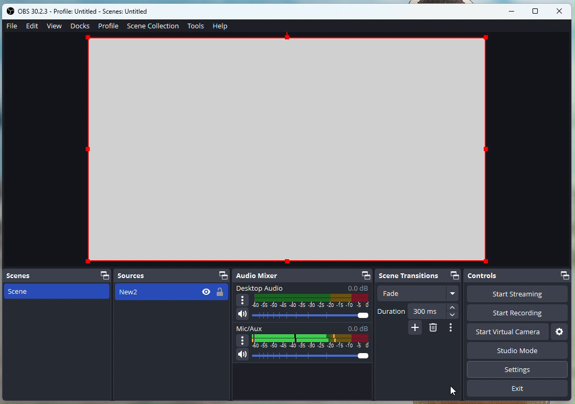  What do you see at coordinates (521, 369) in the screenshot?
I see `Serttings` at bounding box center [521, 369].